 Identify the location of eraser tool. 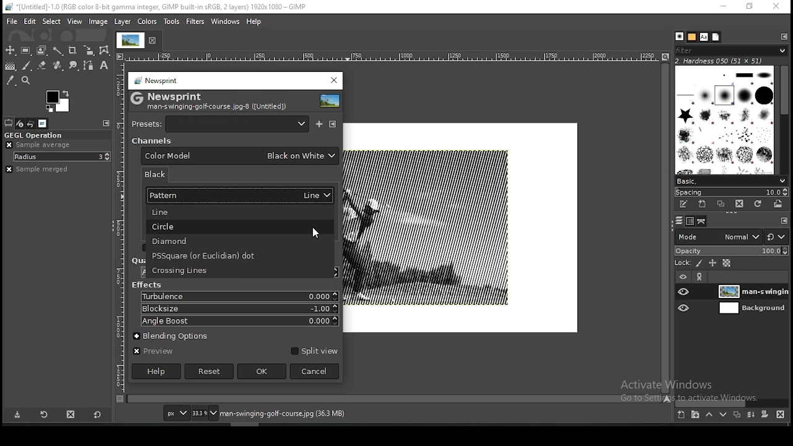
(42, 66).